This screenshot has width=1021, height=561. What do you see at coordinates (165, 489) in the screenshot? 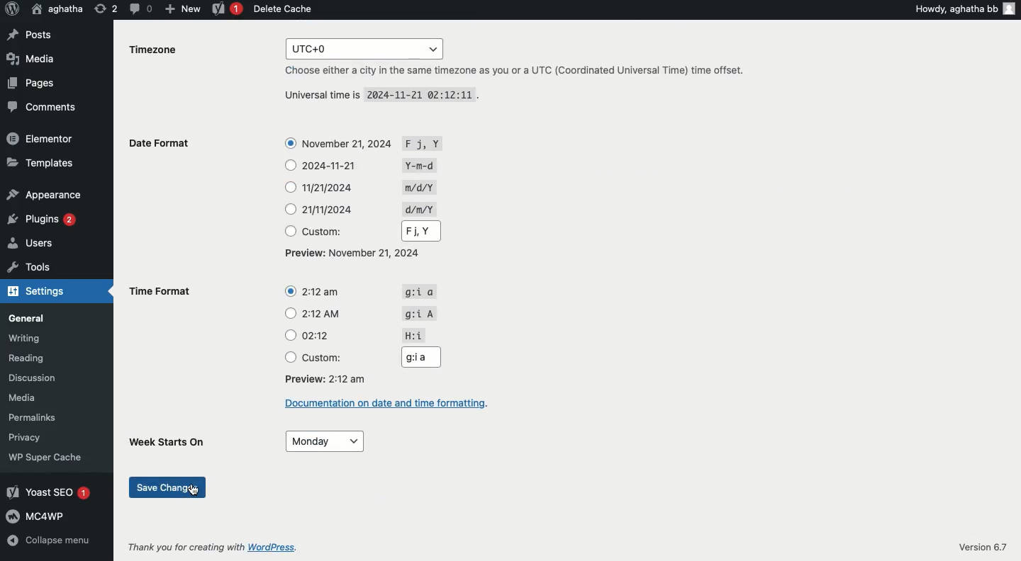
I see `Save changes` at bounding box center [165, 489].